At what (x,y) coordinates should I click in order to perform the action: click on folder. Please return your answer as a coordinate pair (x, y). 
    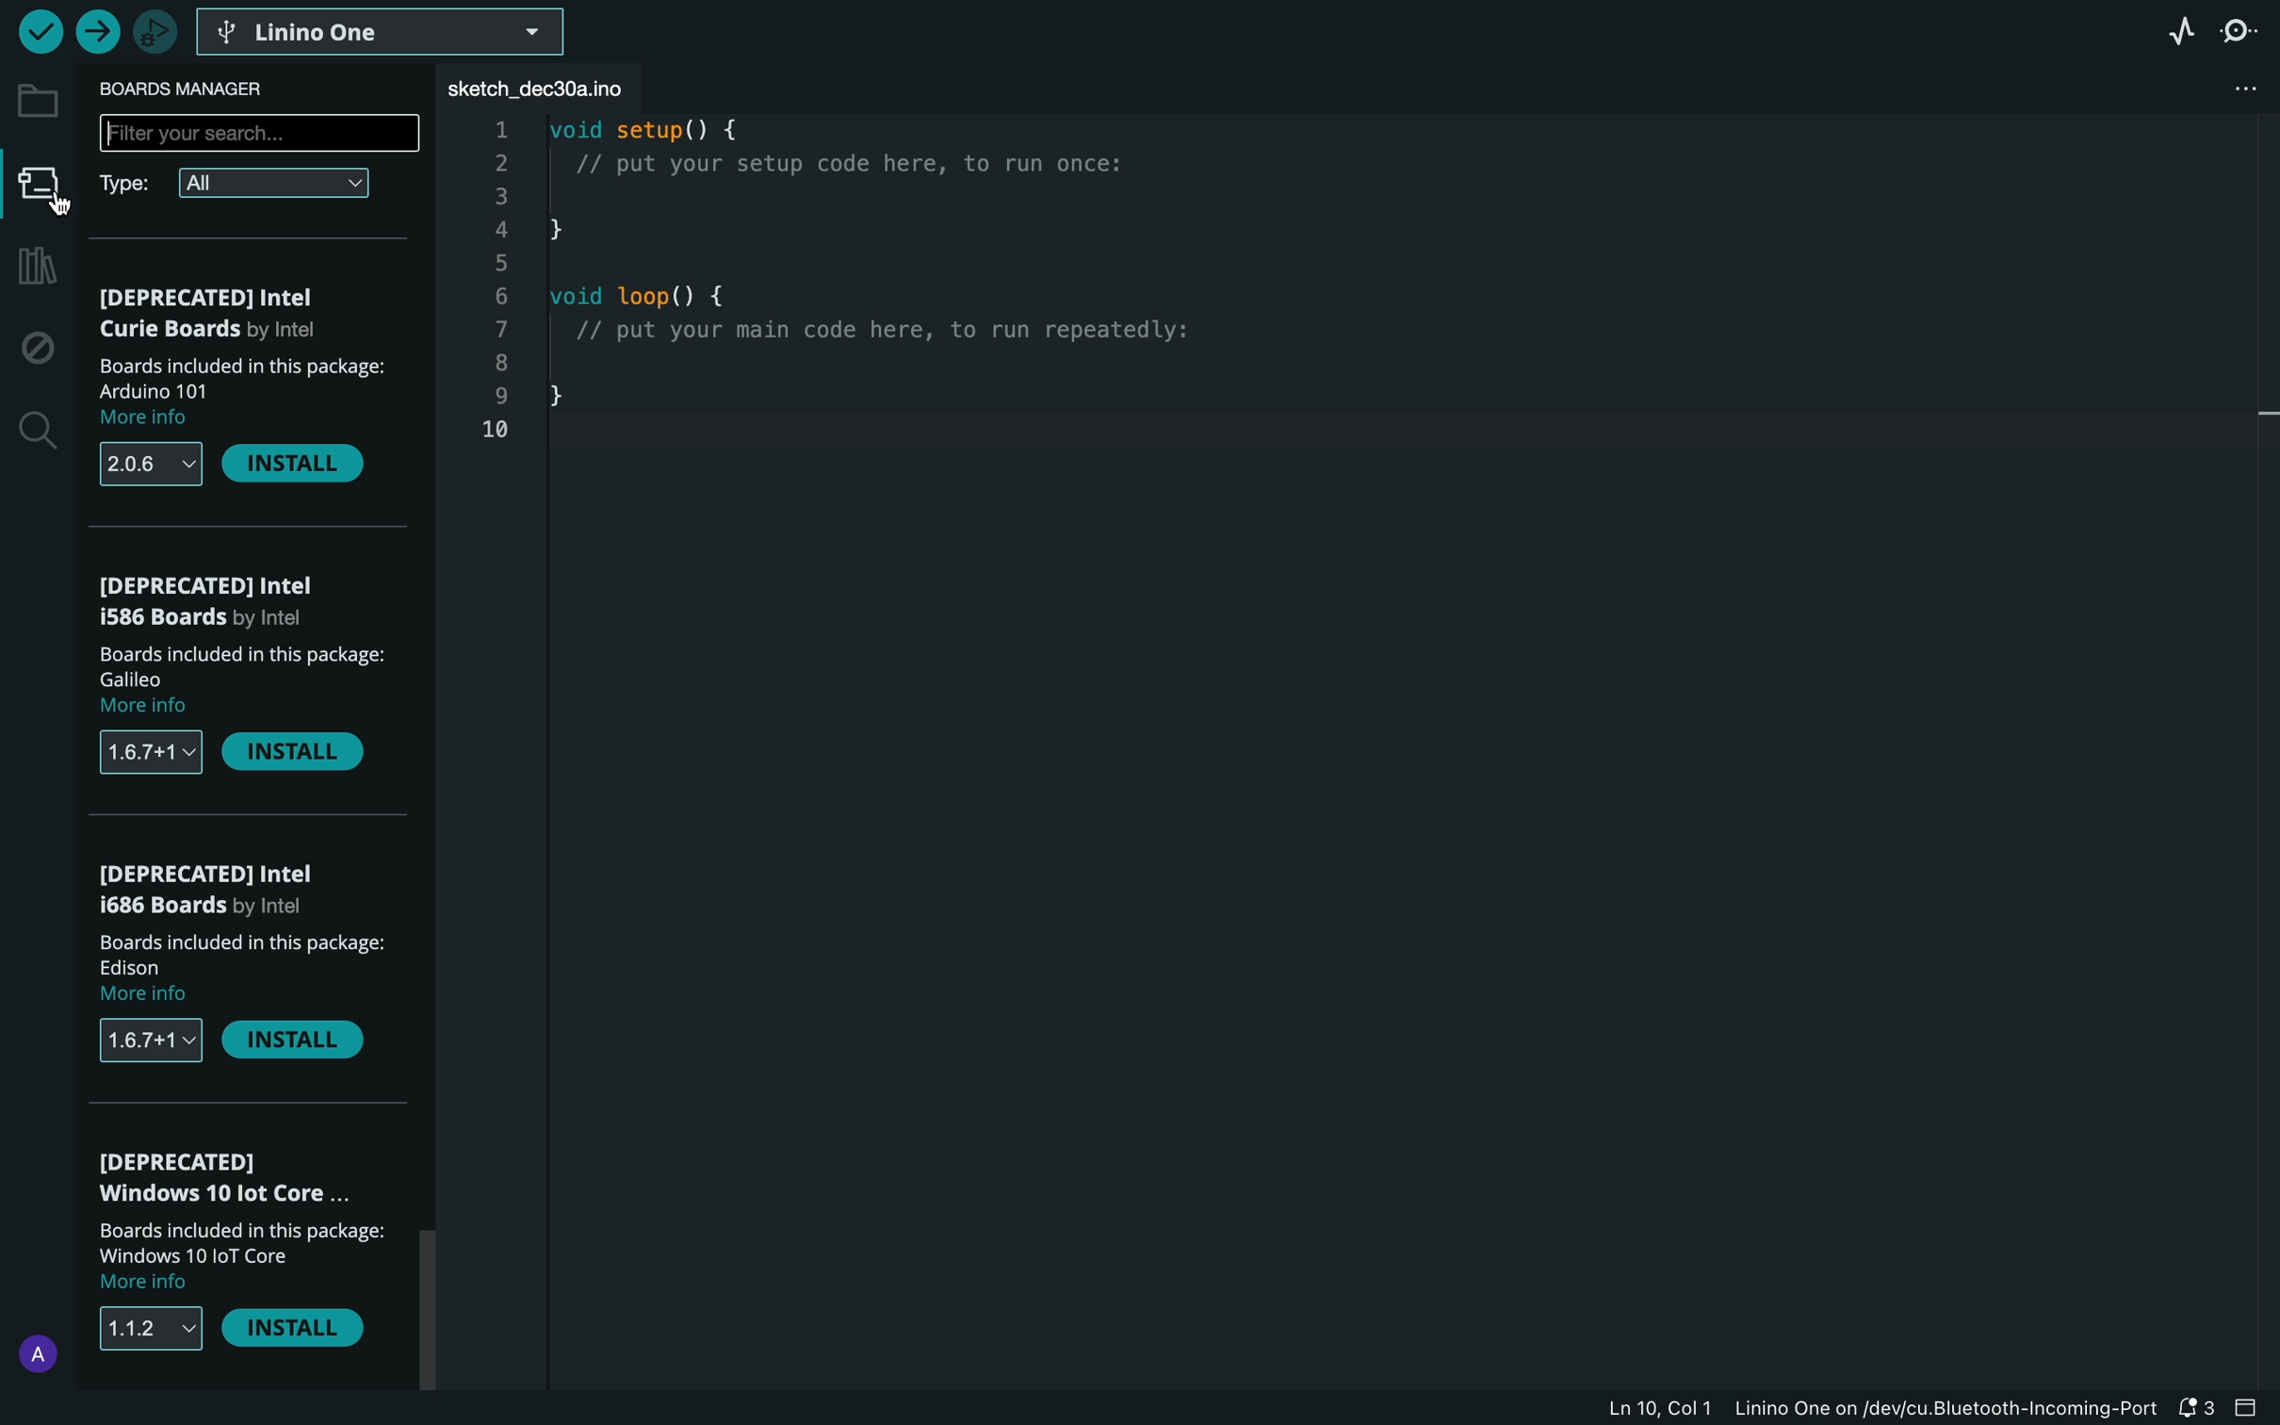
    Looking at the image, I should click on (36, 97).